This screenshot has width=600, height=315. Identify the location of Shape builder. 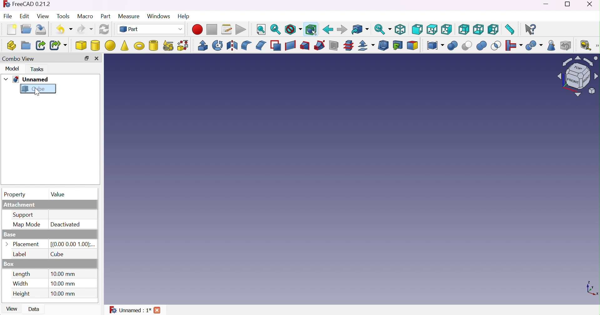
(183, 45).